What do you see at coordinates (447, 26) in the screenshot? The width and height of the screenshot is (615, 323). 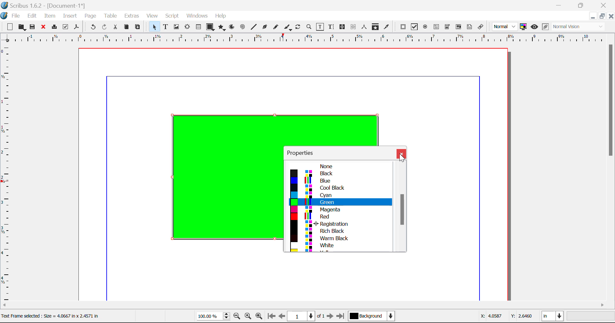 I see `Pdf Combo Box` at bounding box center [447, 26].